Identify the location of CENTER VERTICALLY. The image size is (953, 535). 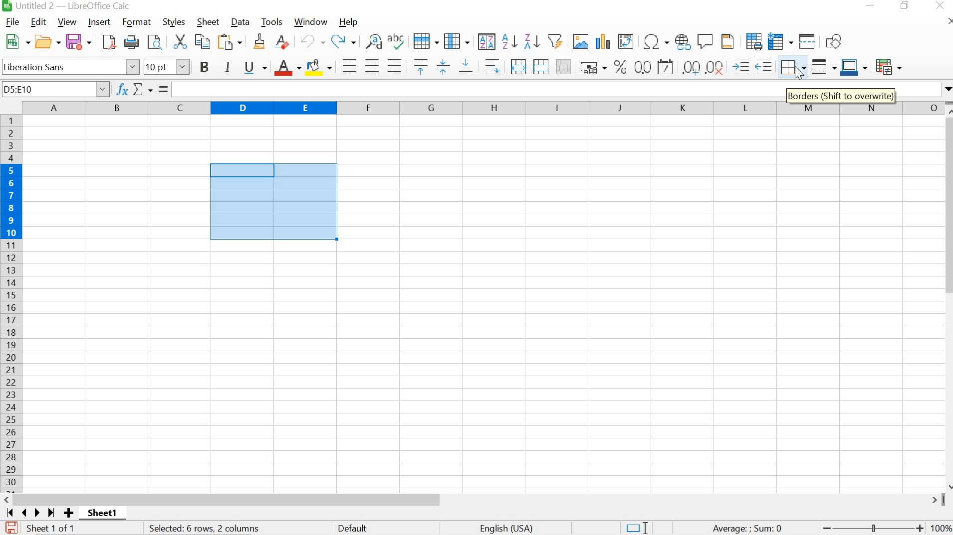
(443, 66).